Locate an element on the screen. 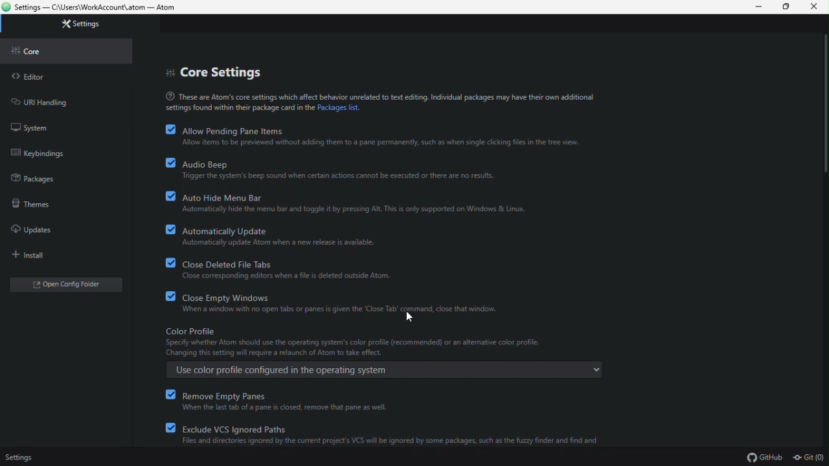 The height and width of the screenshot is (466, 829). settings is located at coordinates (23, 456).